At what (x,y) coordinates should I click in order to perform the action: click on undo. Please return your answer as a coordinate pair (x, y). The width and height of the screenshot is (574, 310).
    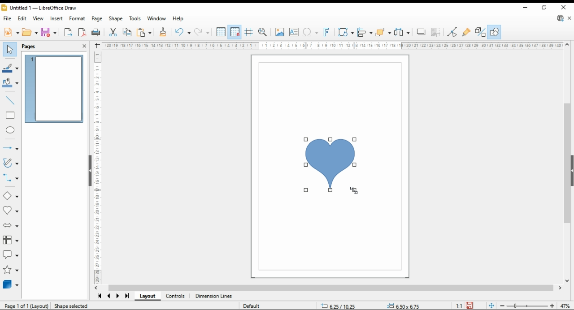
    Looking at the image, I should click on (182, 31).